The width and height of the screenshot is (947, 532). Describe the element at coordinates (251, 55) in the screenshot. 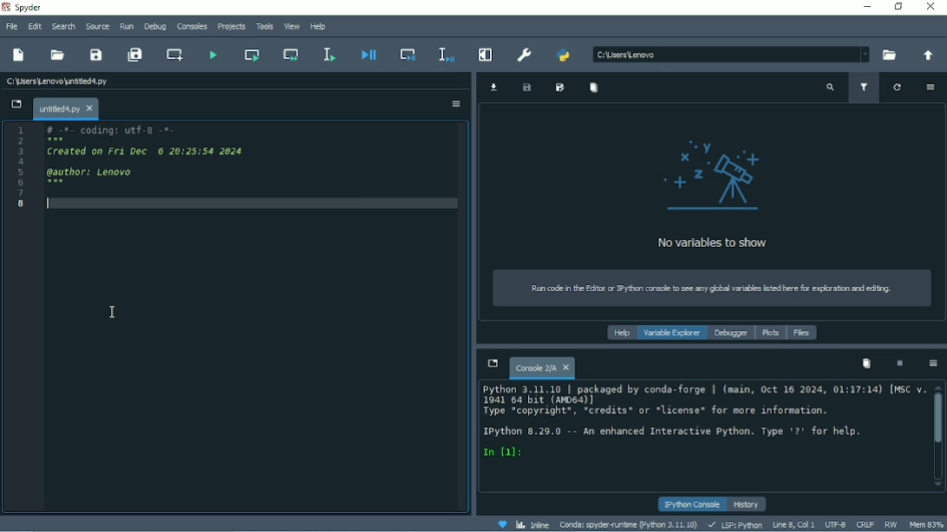

I see `Run current cell` at that location.